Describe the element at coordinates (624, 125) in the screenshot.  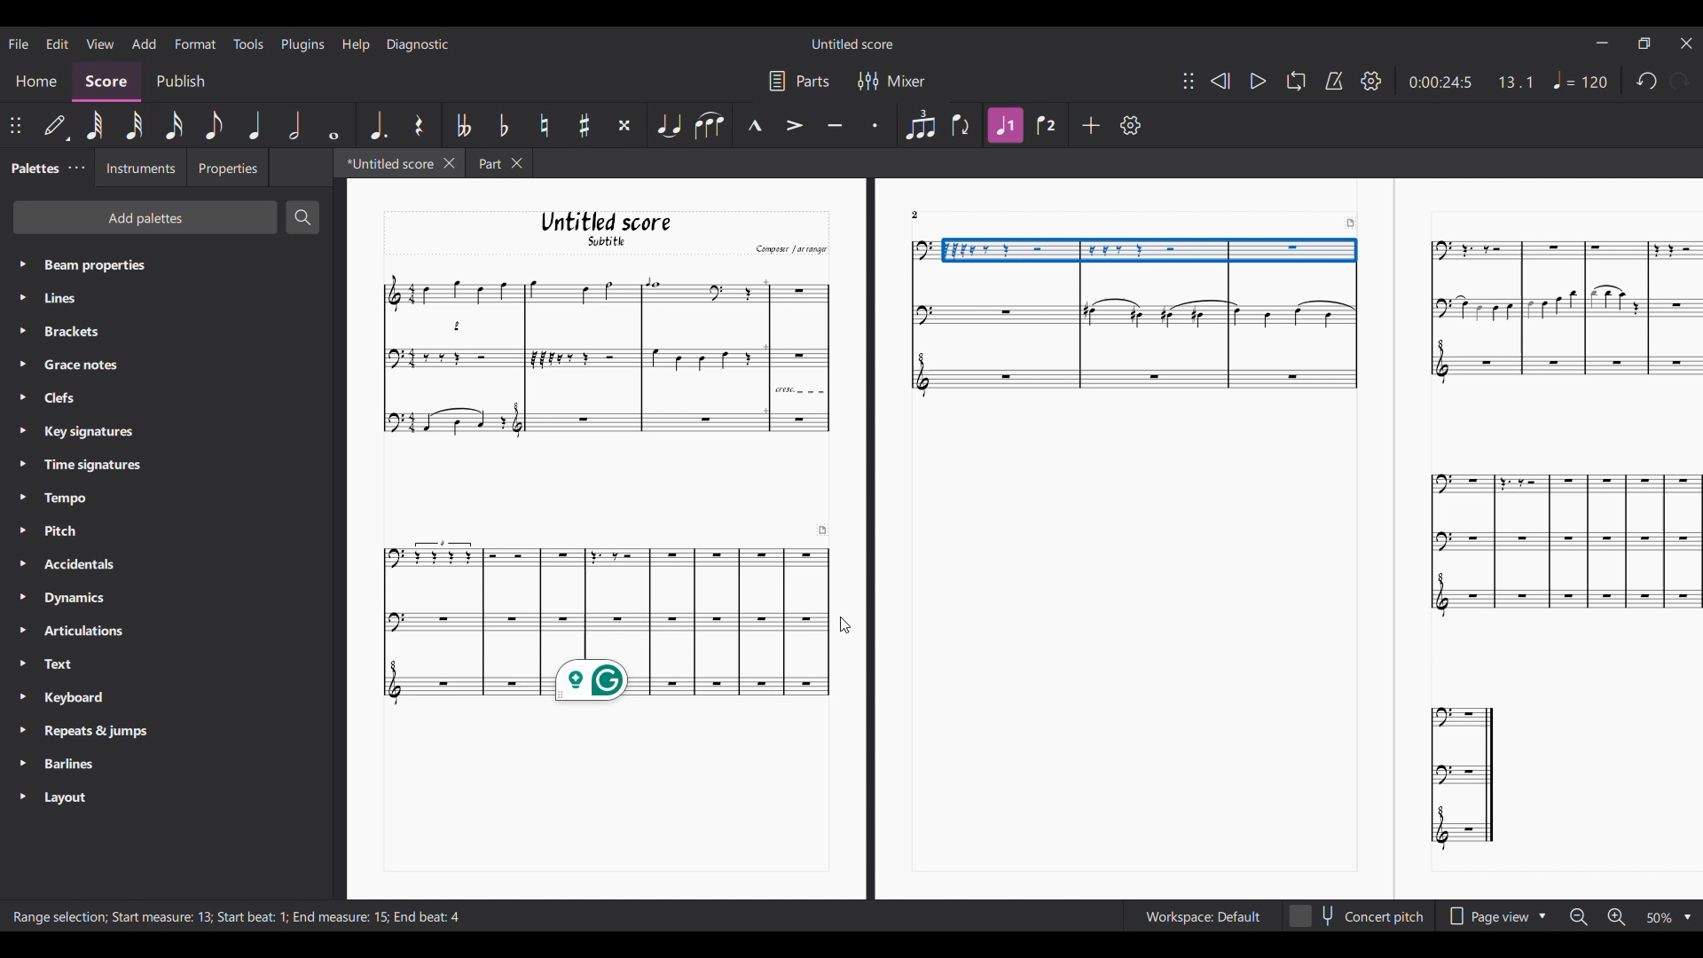
I see `Toggle double sharp` at that location.